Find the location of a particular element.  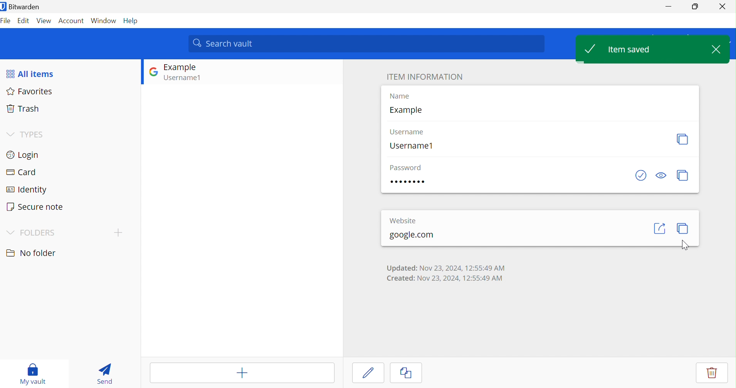

Edit is located at coordinates (24, 22).